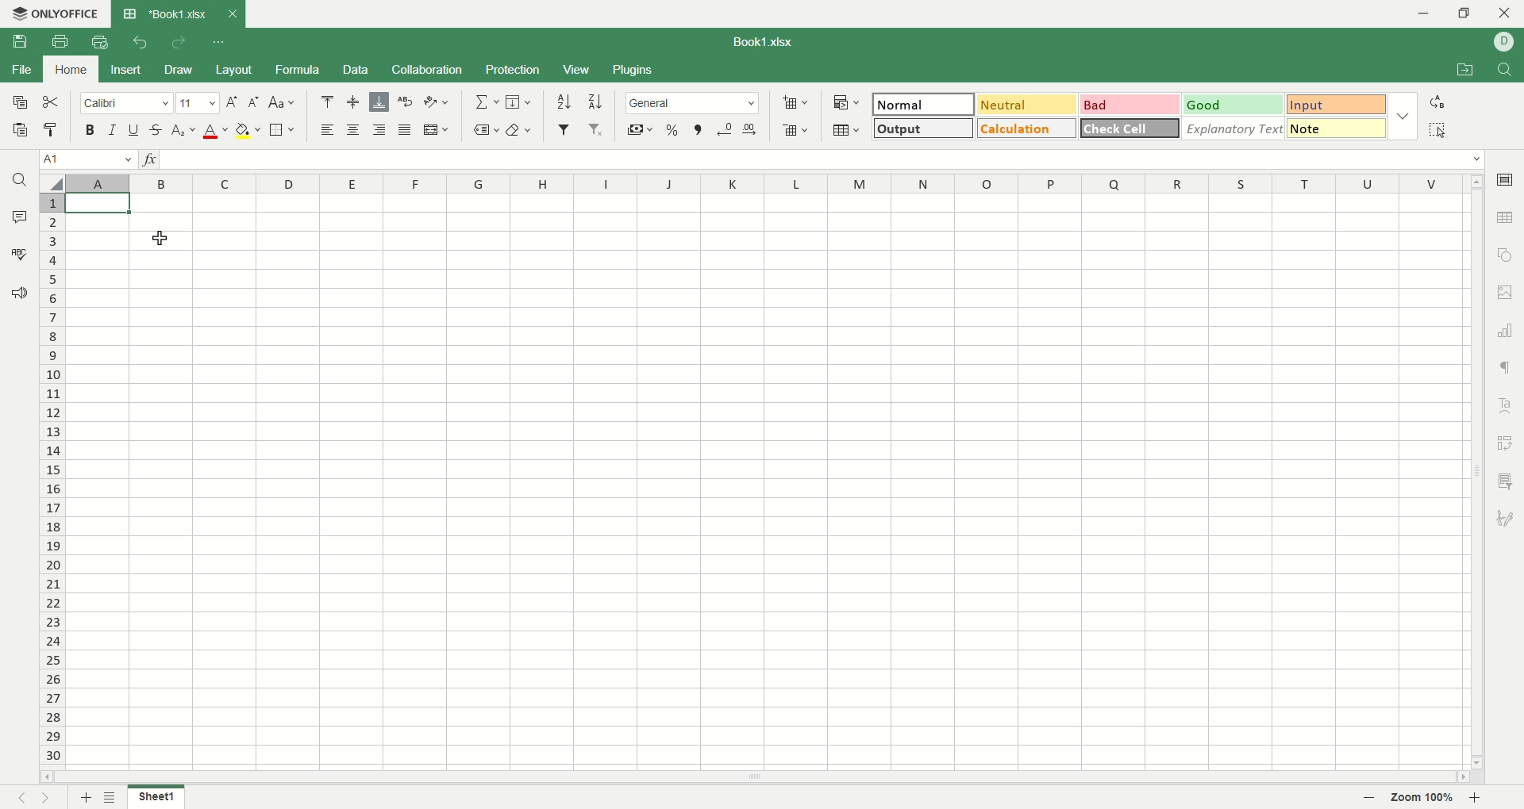 Image resolution: width=1524 pixels, height=809 pixels. What do you see at coordinates (672, 131) in the screenshot?
I see `percent style` at bounding box center [672, 131].